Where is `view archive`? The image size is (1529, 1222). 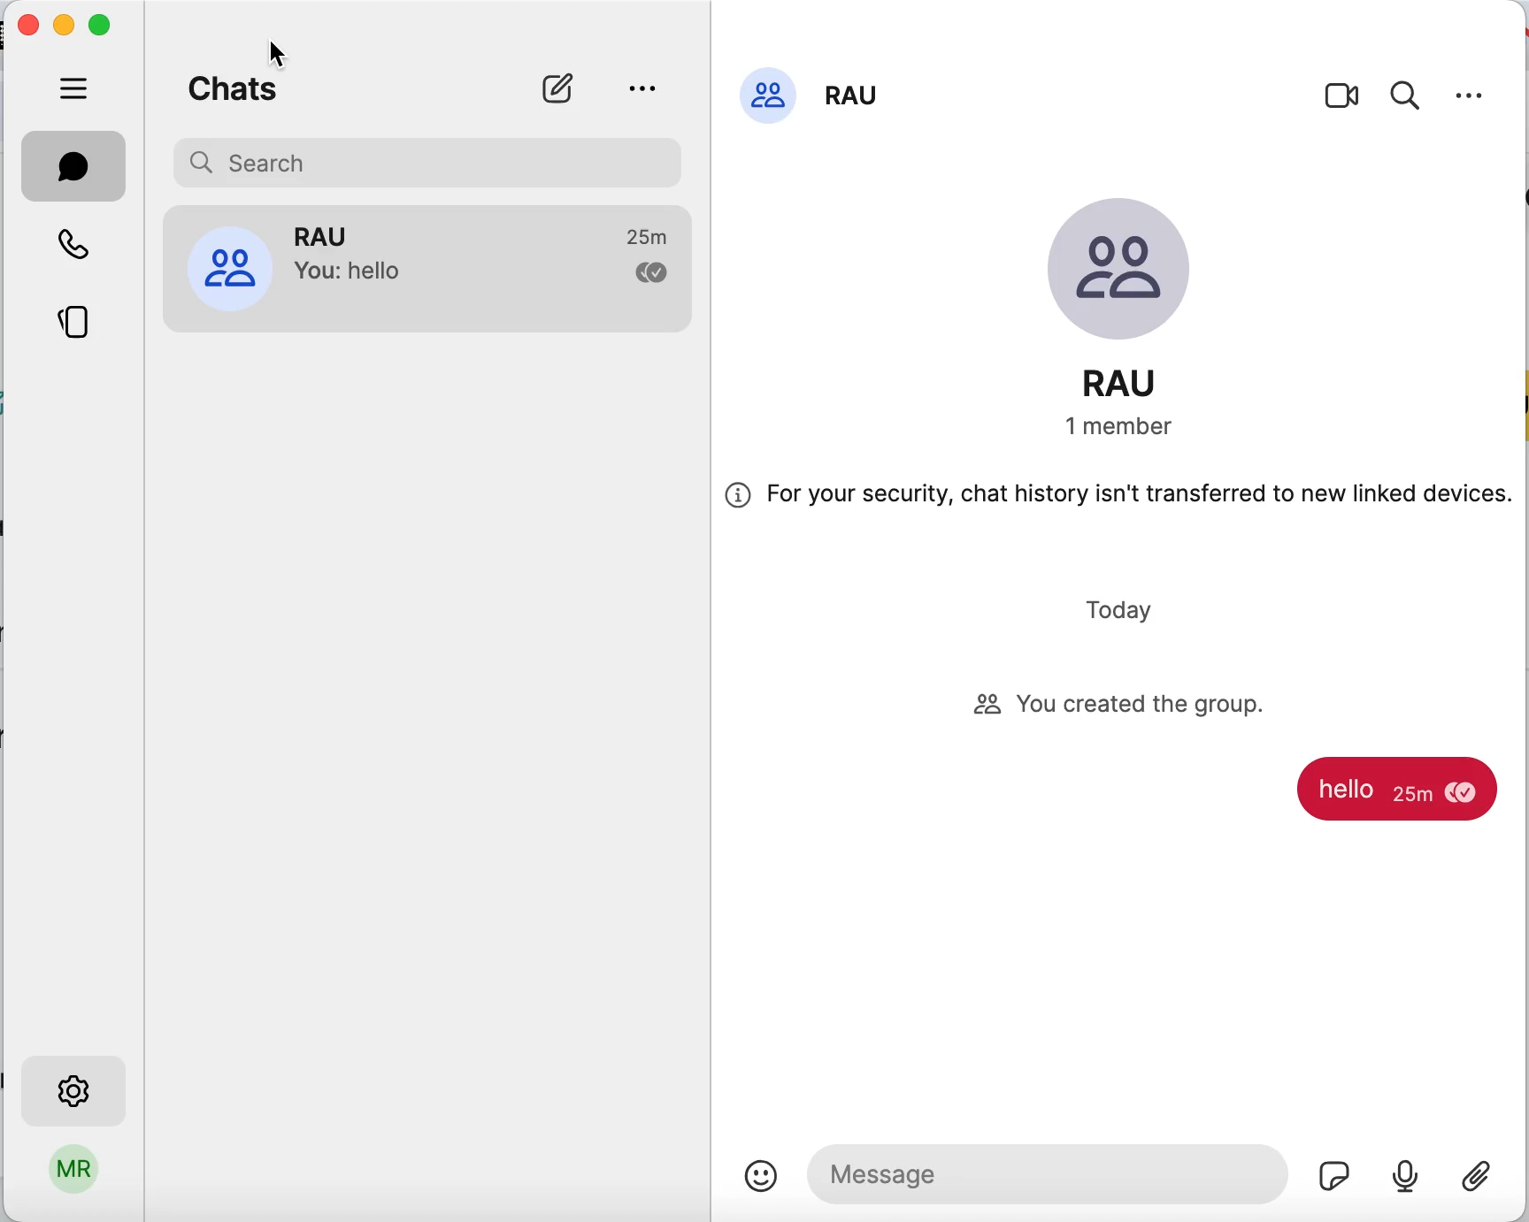
view archive is located at coordinates (647, 89).